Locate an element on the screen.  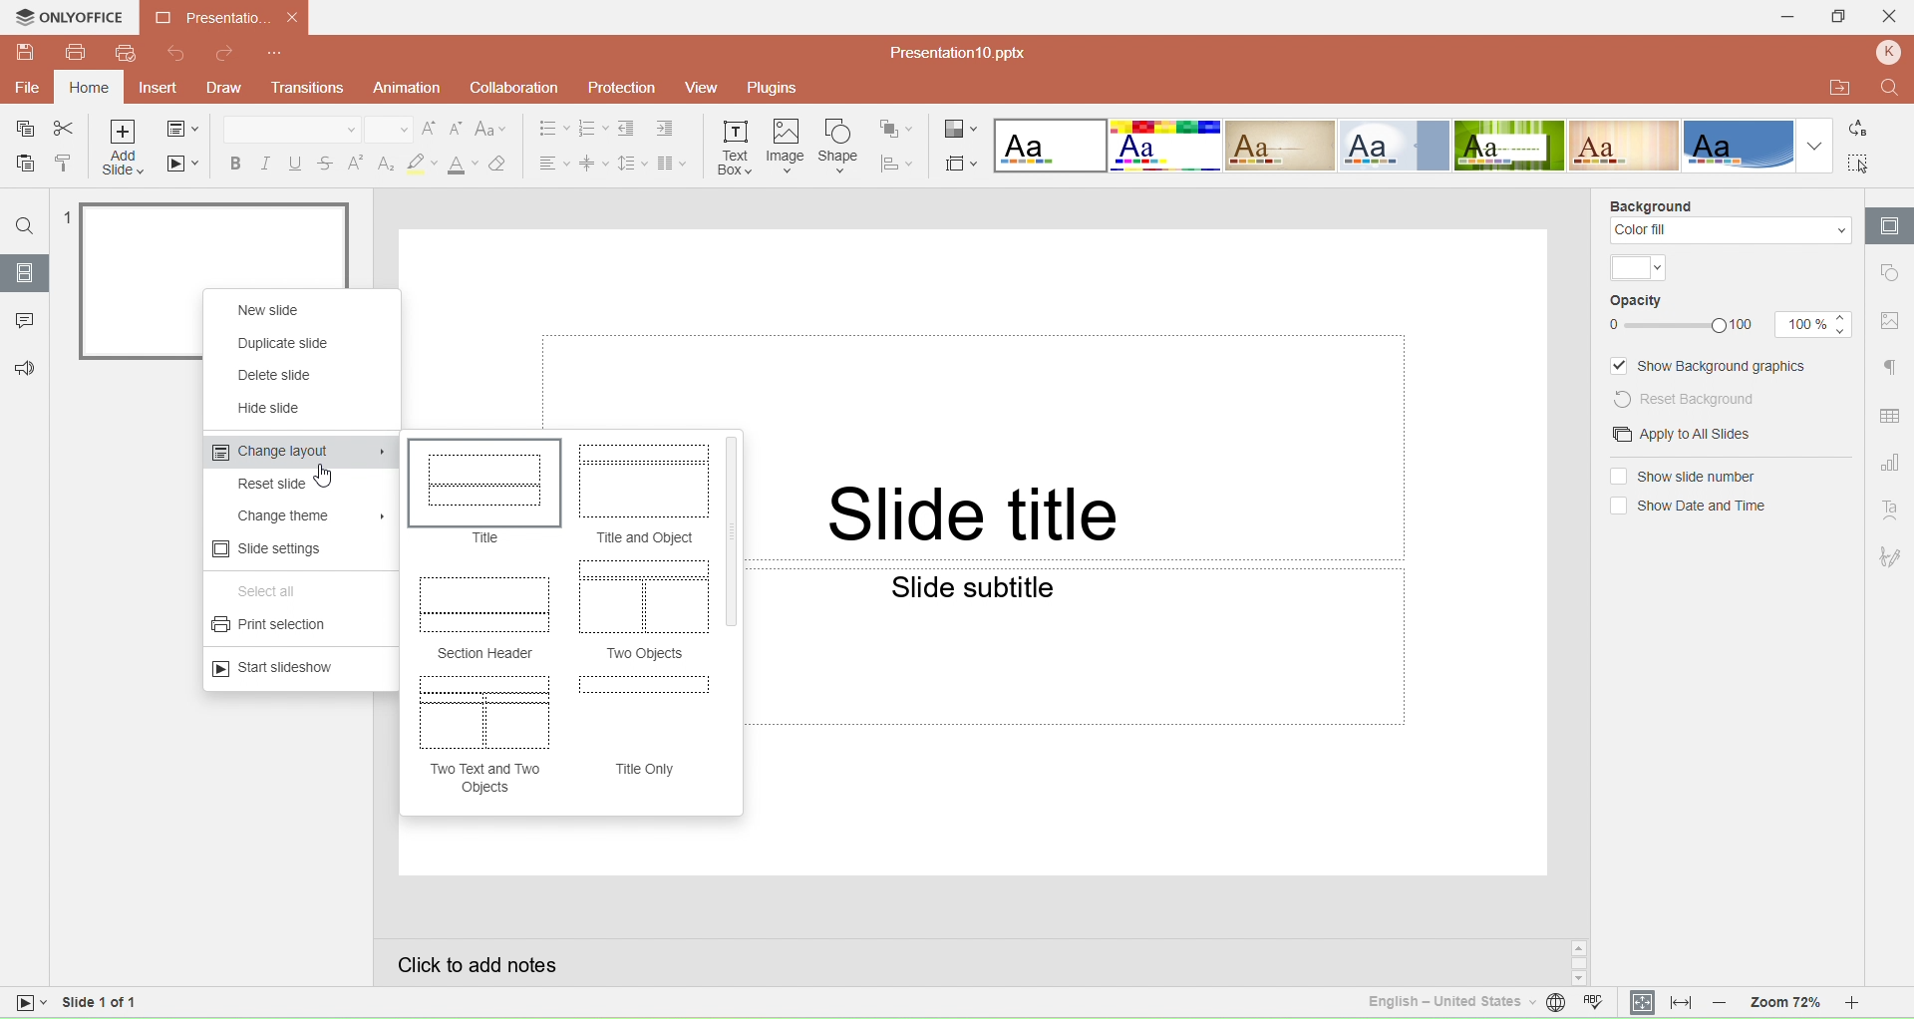
Hide slide is located at coordinates (274, 408).